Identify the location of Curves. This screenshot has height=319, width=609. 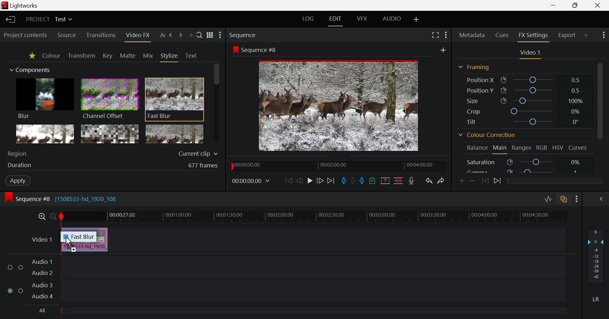
(577, 148).